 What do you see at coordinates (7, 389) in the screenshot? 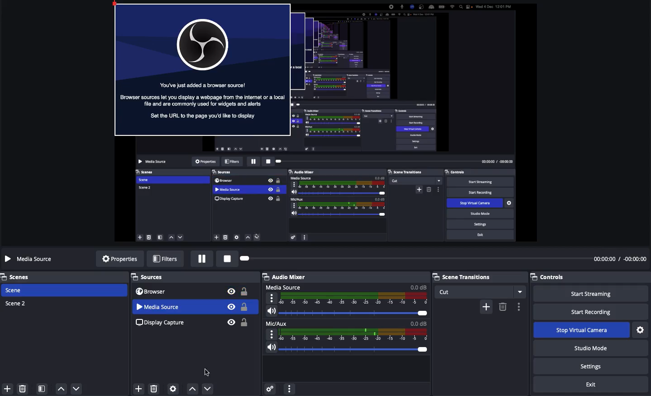
I see `Add` at bounding box center [7, 389].